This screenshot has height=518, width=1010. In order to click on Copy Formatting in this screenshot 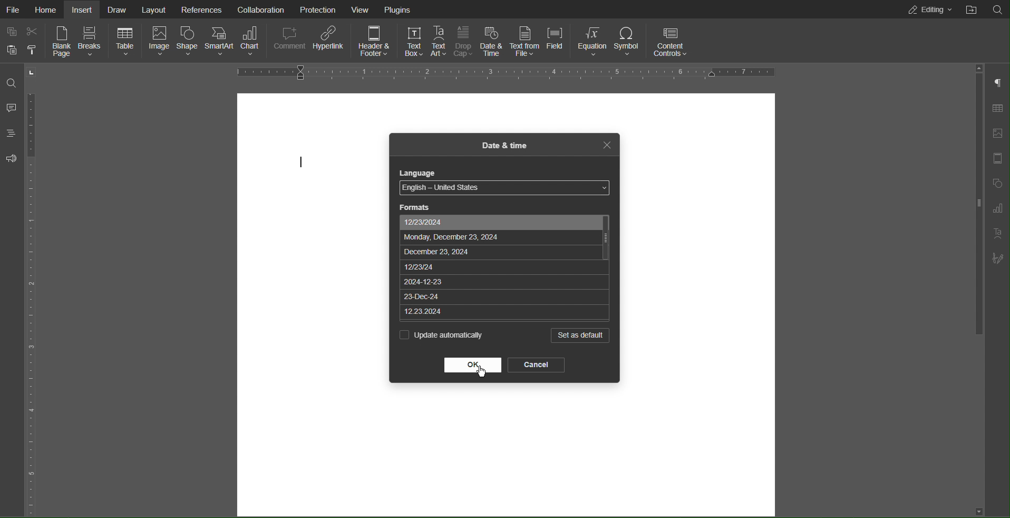, I will do `click(31, 51)`.